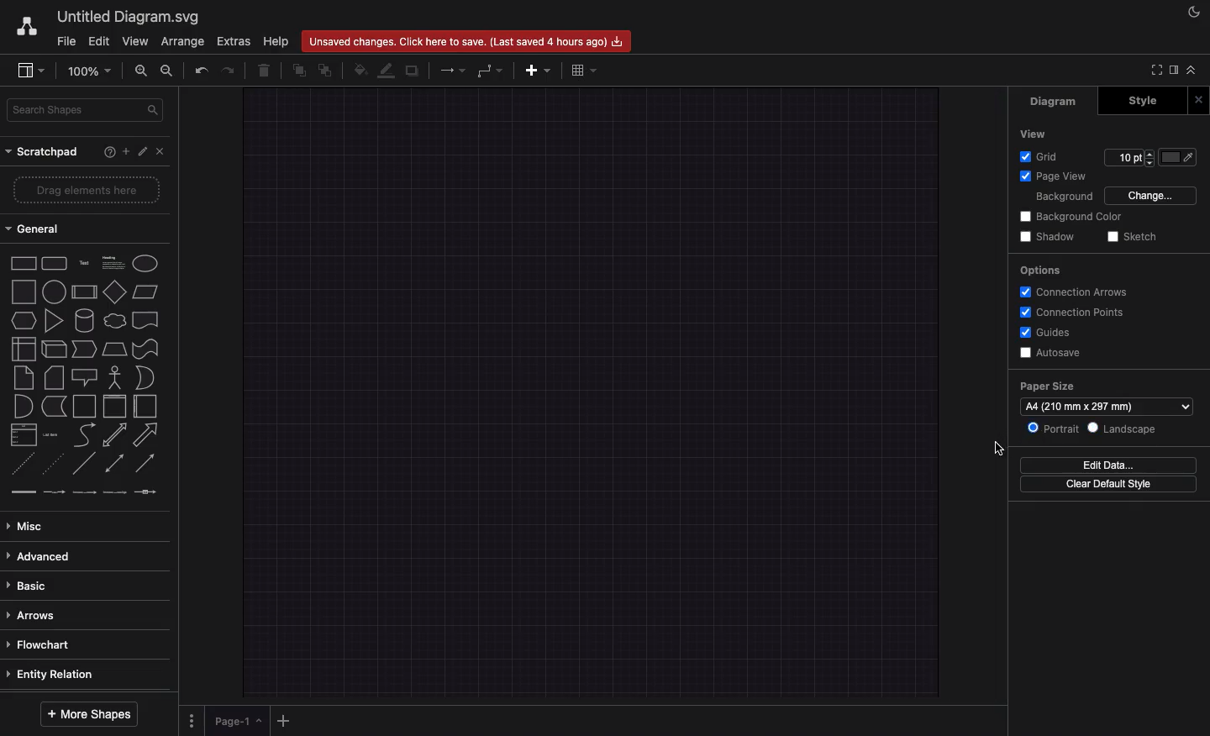 The height and width of the screenshot is (736, 1210). Describe the element at coordinates (415, 71) in the screenshot. I see `Duplicate` at that location.